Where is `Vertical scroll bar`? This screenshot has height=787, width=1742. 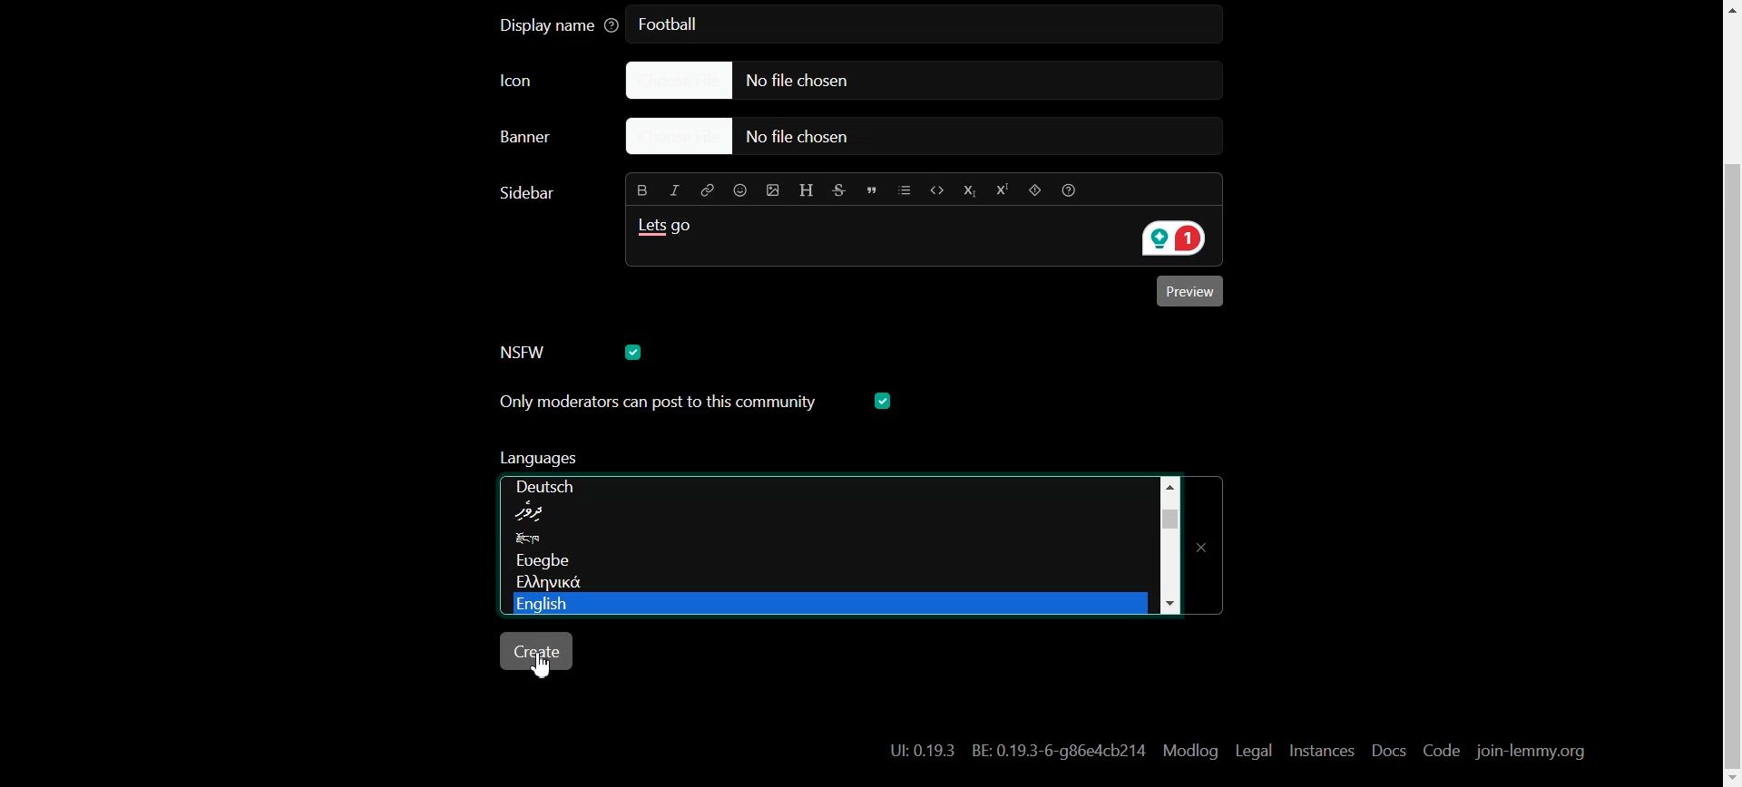 Vertical scroll bar is located at coordinates (1169, 542).